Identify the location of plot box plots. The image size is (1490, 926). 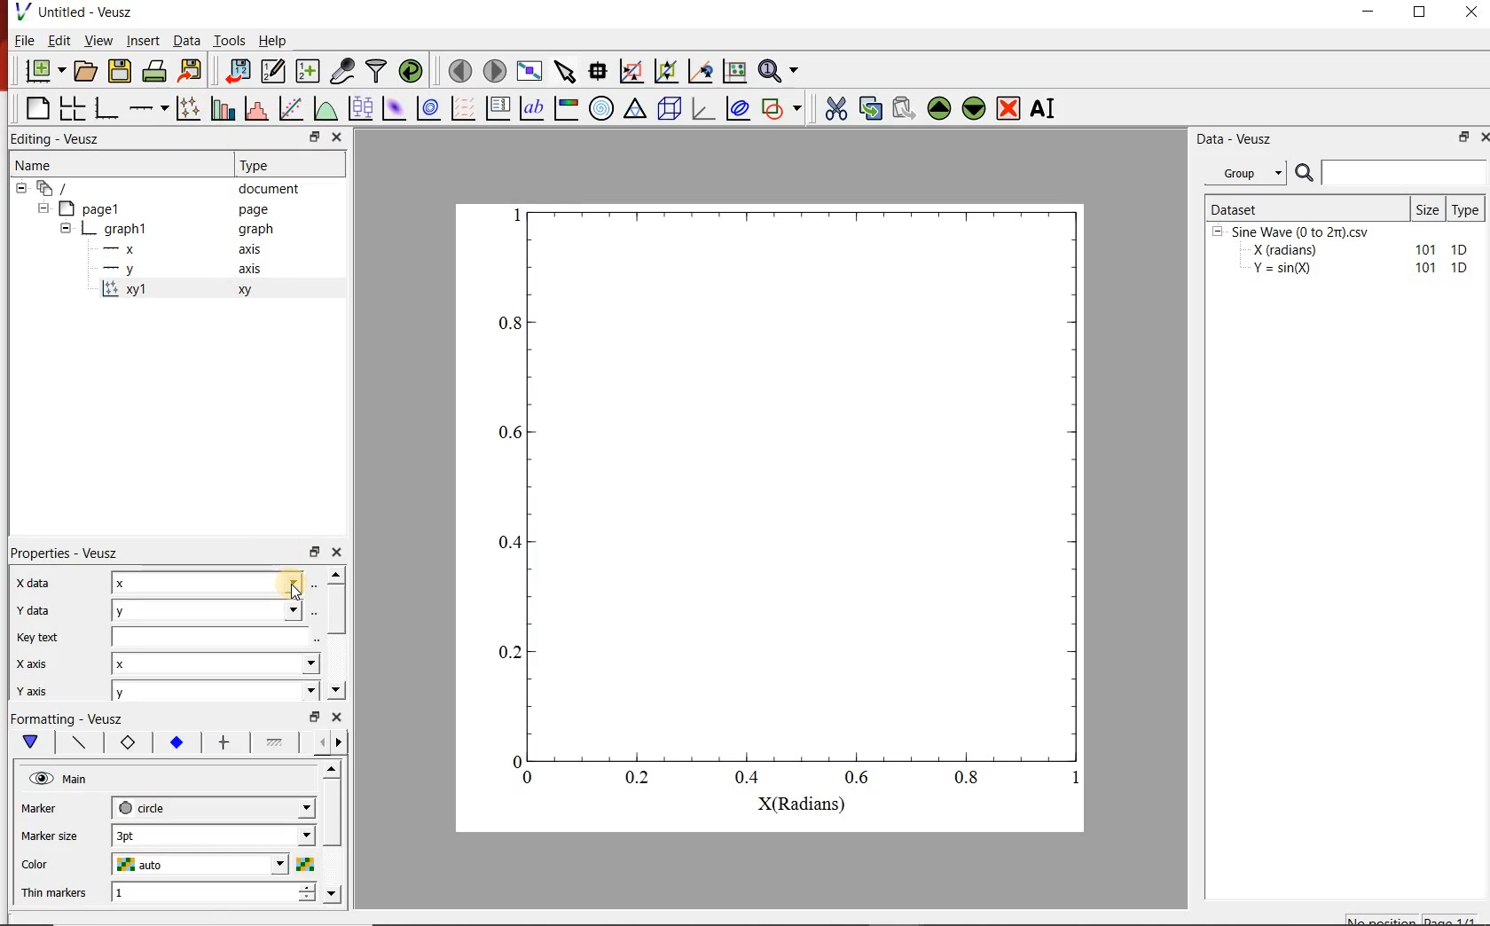
(362, 109).